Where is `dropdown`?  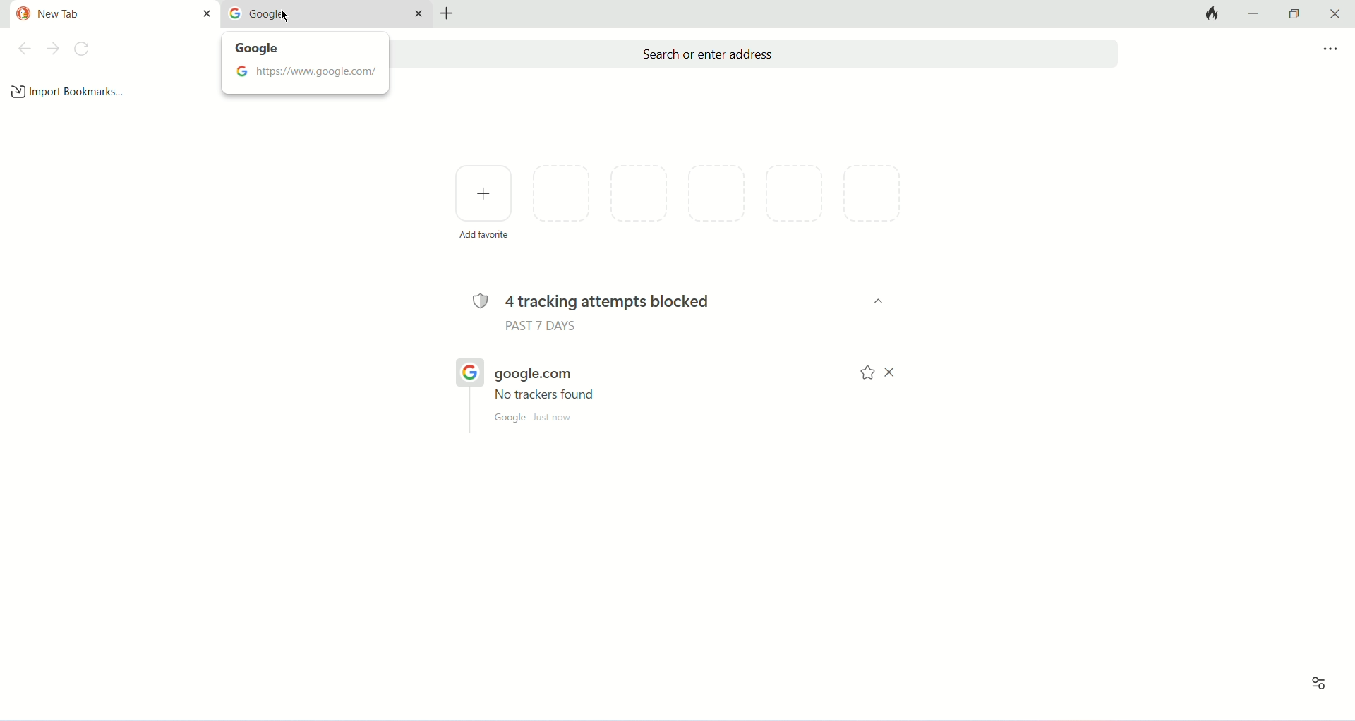 dropdown is located at coordinates (873, 302).